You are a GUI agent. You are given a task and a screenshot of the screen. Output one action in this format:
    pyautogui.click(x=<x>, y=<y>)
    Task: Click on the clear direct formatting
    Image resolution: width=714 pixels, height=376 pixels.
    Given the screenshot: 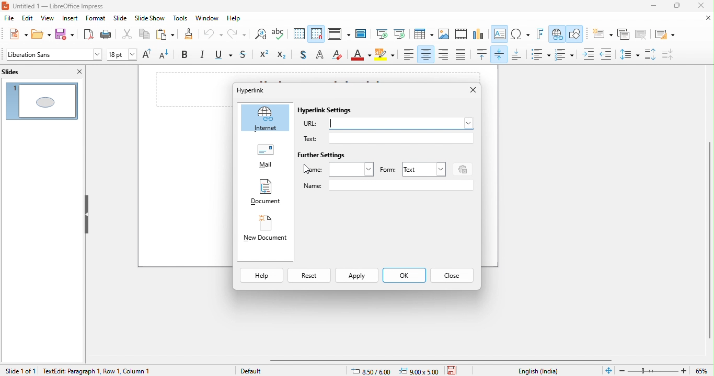 What is the action you would take?
    pyautogui.click(x=338, y=55)
    